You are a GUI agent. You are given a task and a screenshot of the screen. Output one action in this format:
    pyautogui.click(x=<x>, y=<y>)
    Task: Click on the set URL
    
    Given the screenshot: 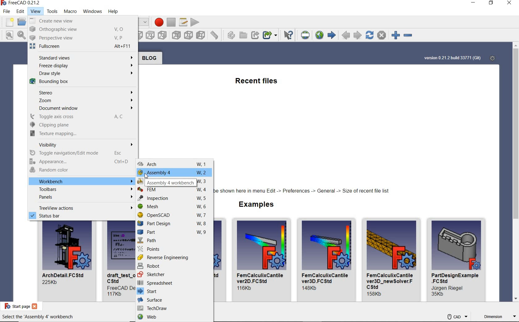 What is the action you would take?
    pyautogui.click(x=304, y=36)
    